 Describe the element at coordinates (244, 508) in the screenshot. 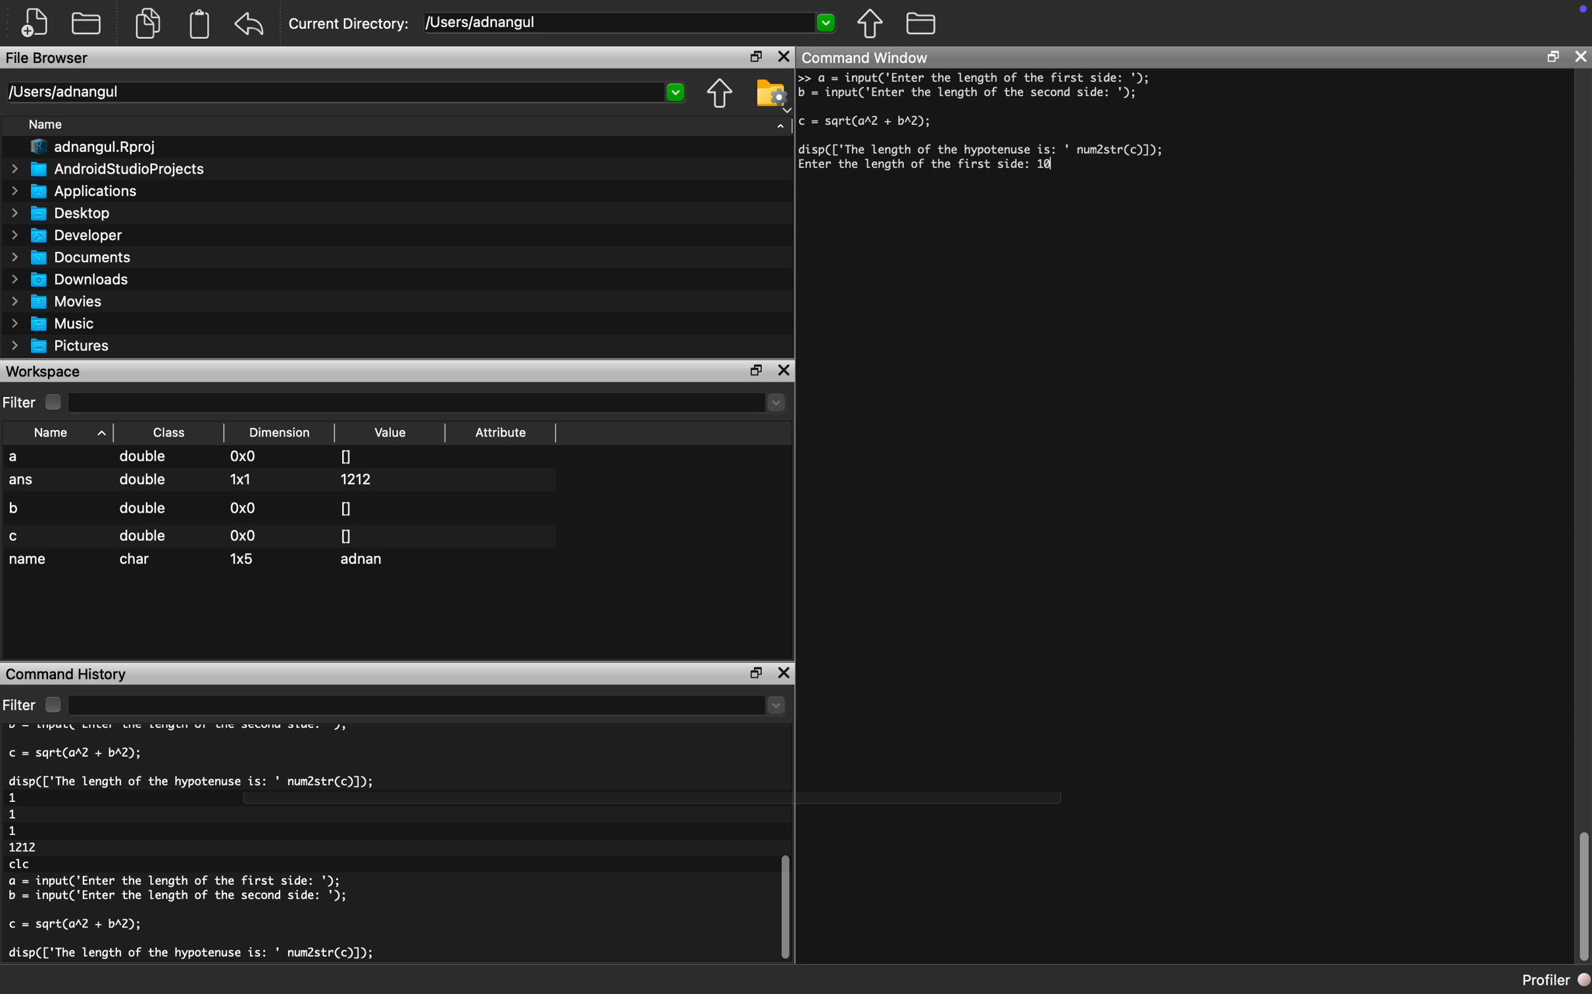

I see `0x0` at that location.